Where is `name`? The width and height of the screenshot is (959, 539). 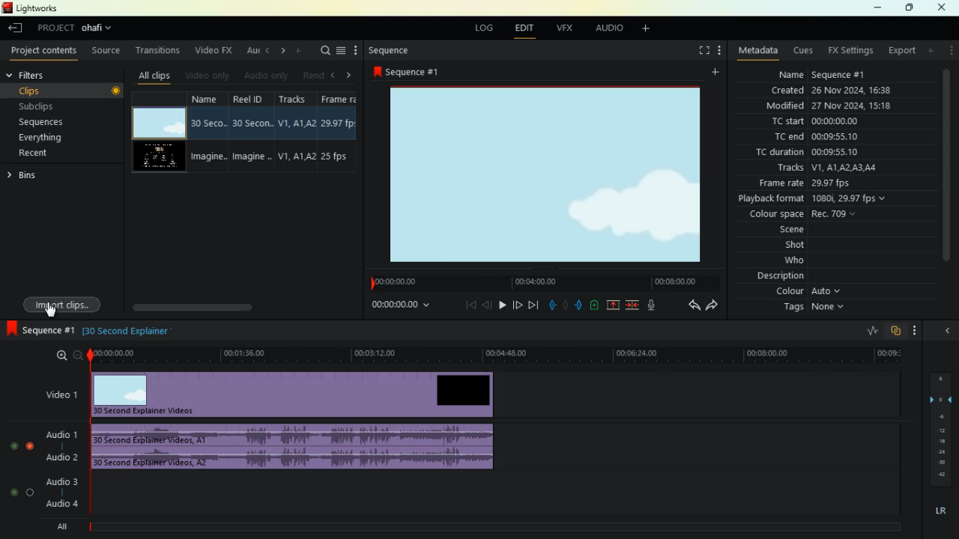 name is located at coordinates (211, 133).